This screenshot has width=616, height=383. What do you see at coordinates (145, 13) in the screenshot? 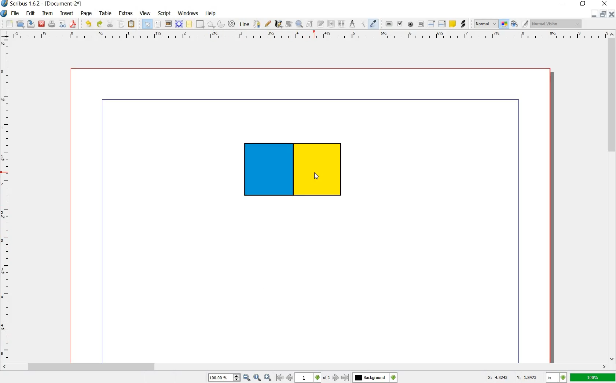
I see `view` at bounding box center [145, 13].